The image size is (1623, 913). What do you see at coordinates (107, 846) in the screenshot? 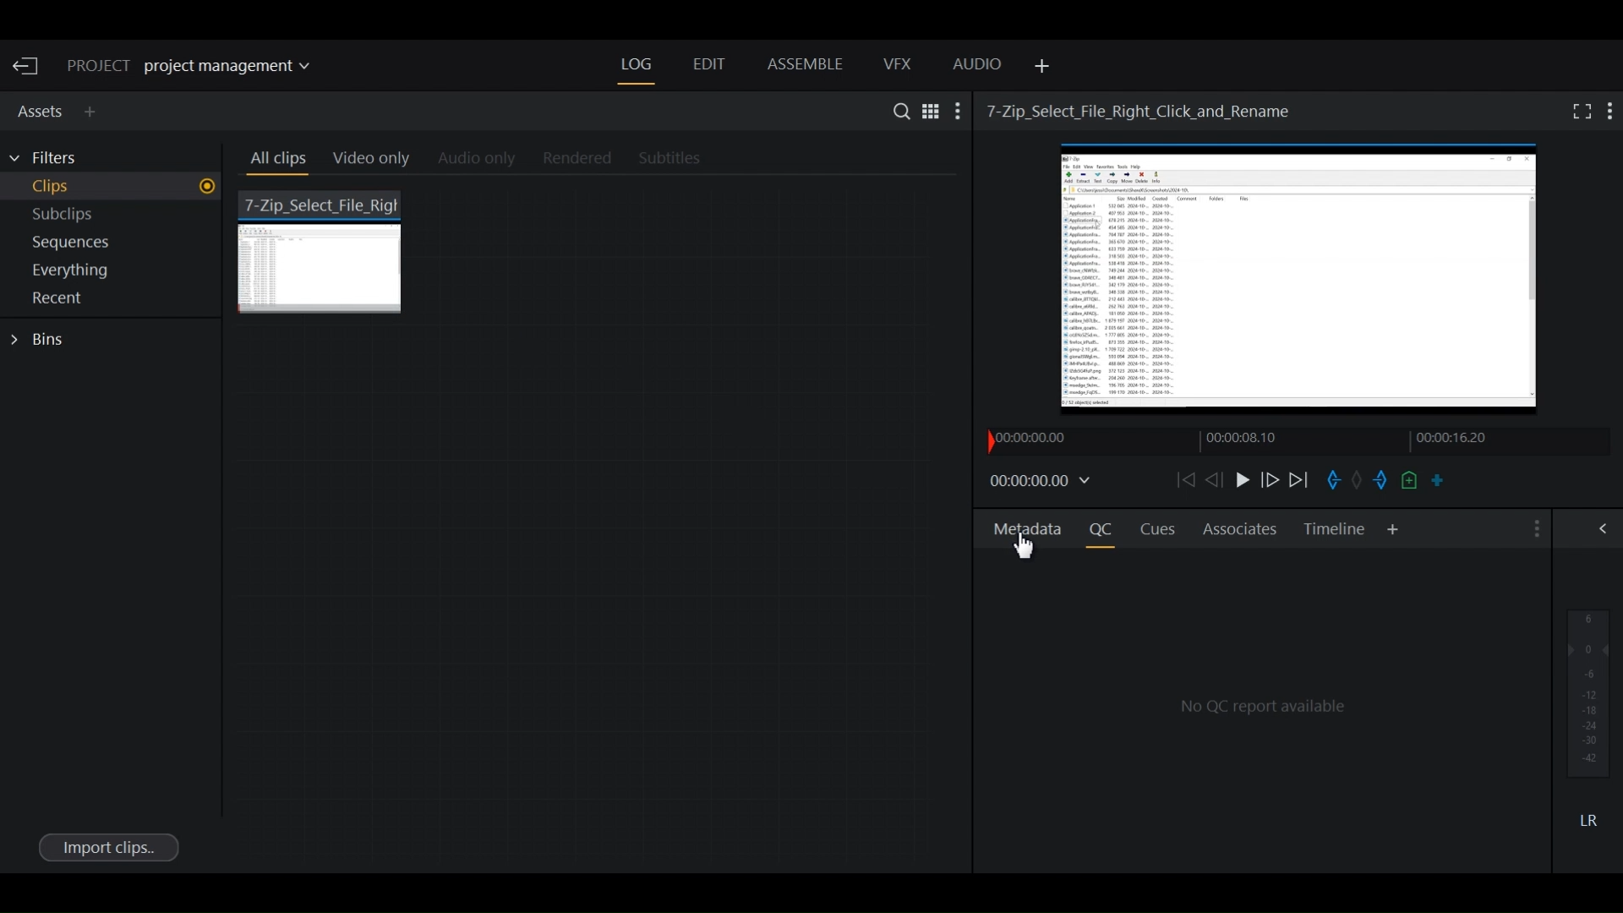
I see `Import clips` at bounding box center [107, 846].